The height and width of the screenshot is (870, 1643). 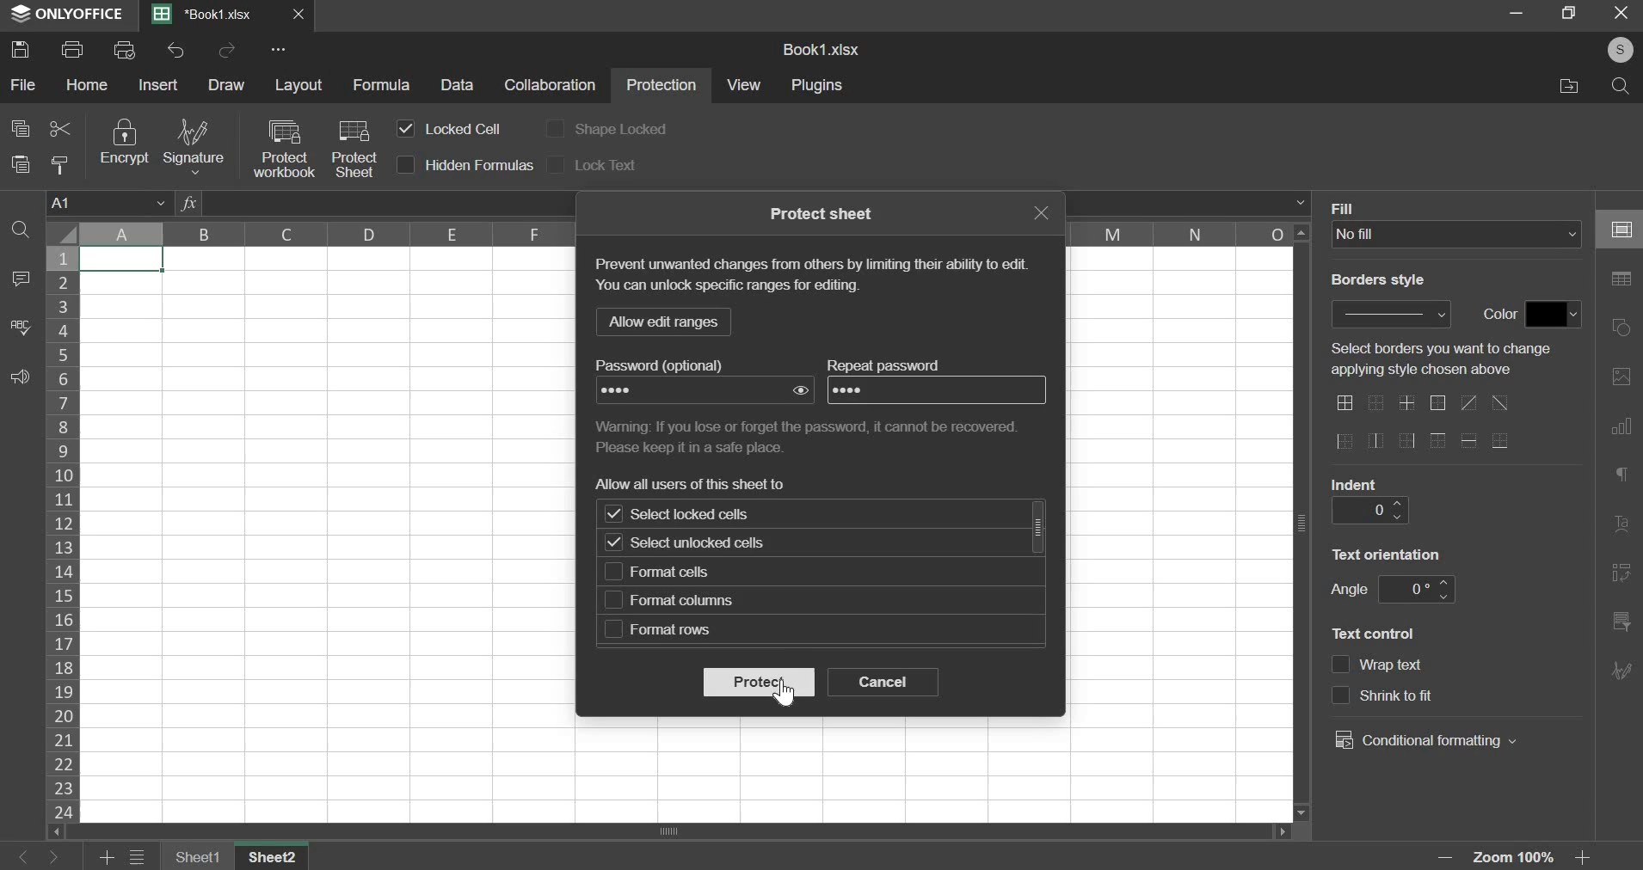 I want to click on cell name, so click(x=109, y=201).